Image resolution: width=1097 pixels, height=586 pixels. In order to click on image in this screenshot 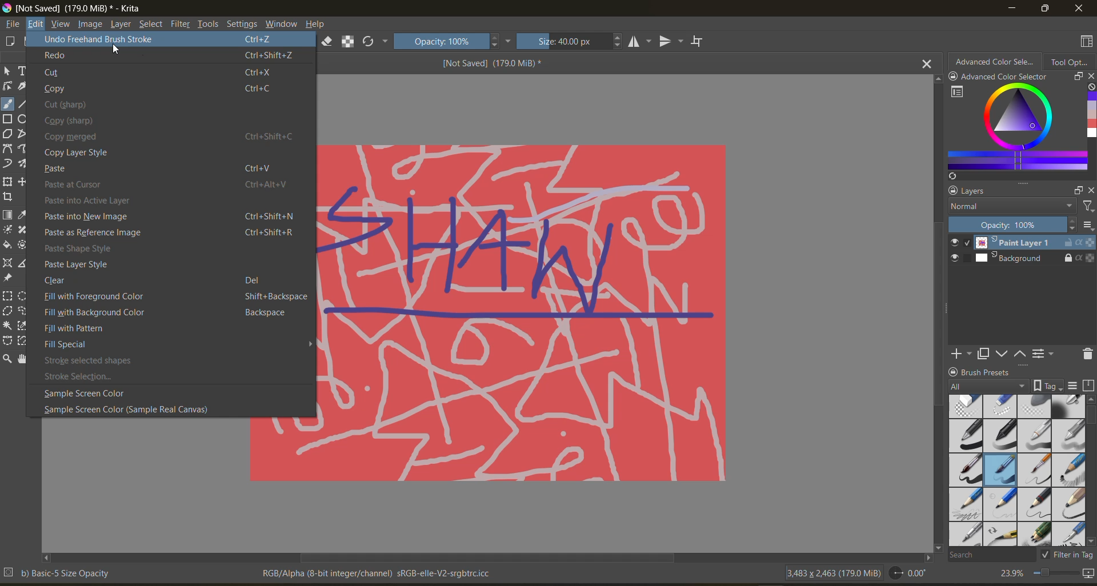, I will do `click(91, 25)`.